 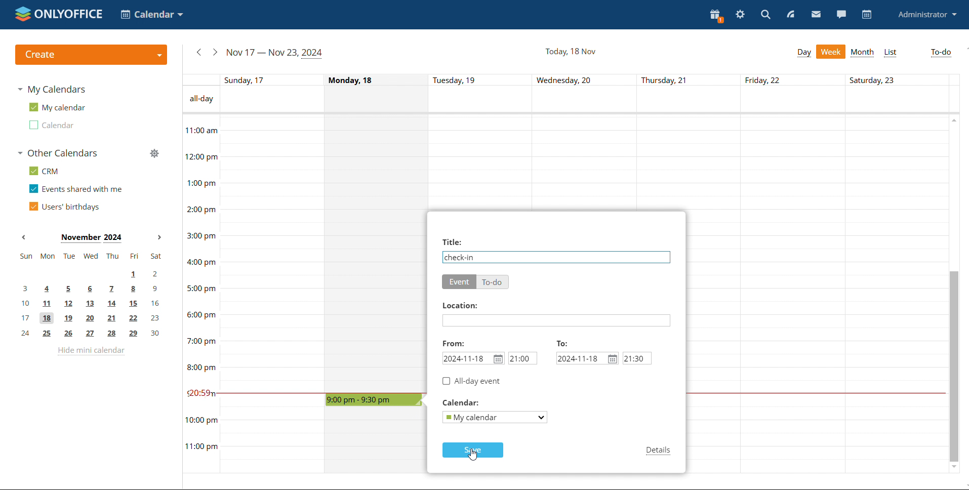 What do you see at coordinates (45, 171) in the screenshot?
I see `crm` at bounding box center [45, 171].